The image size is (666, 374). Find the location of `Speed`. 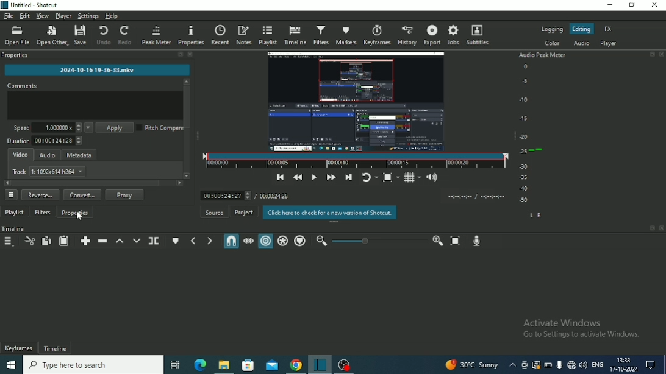

Speed is located at coordinates (71, 127).